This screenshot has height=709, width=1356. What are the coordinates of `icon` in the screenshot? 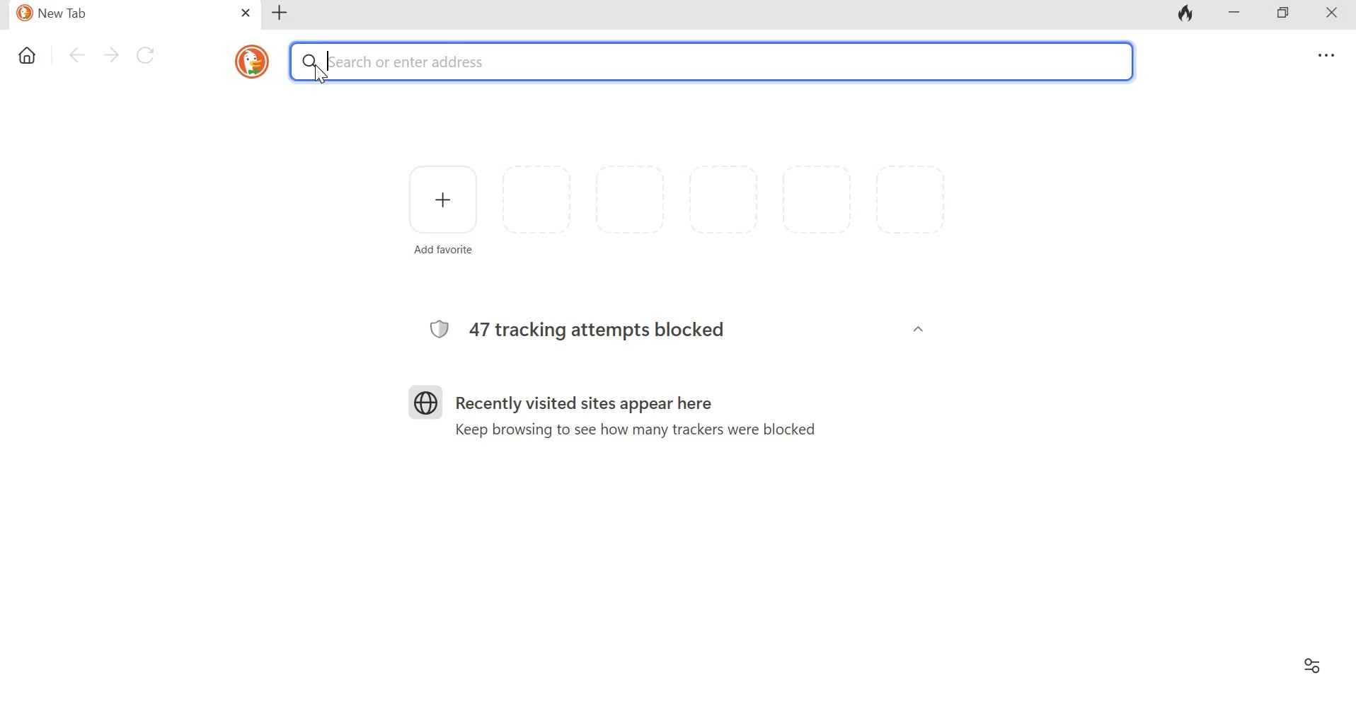 It's located at (251, 62).